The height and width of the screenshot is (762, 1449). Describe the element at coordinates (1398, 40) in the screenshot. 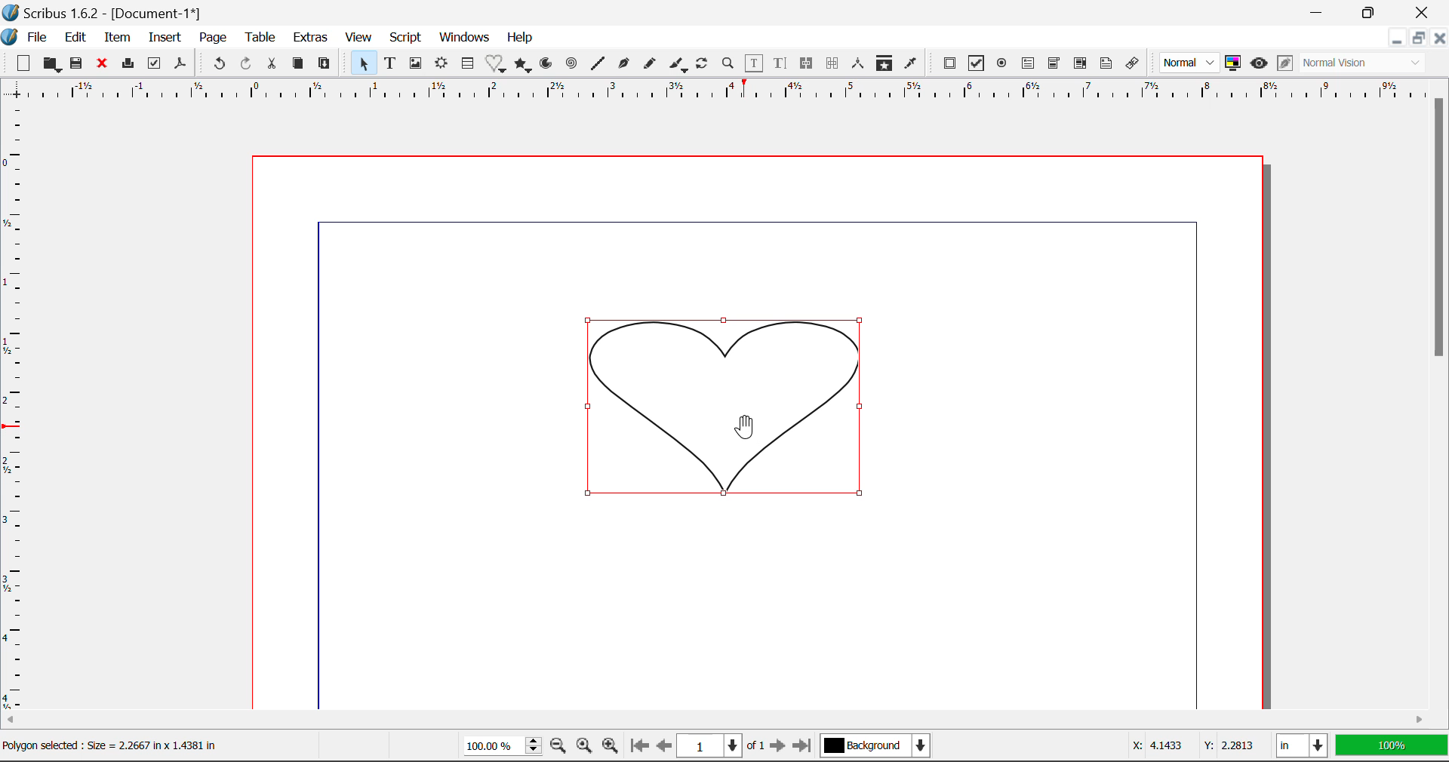

I see `Restore Down` at that location.